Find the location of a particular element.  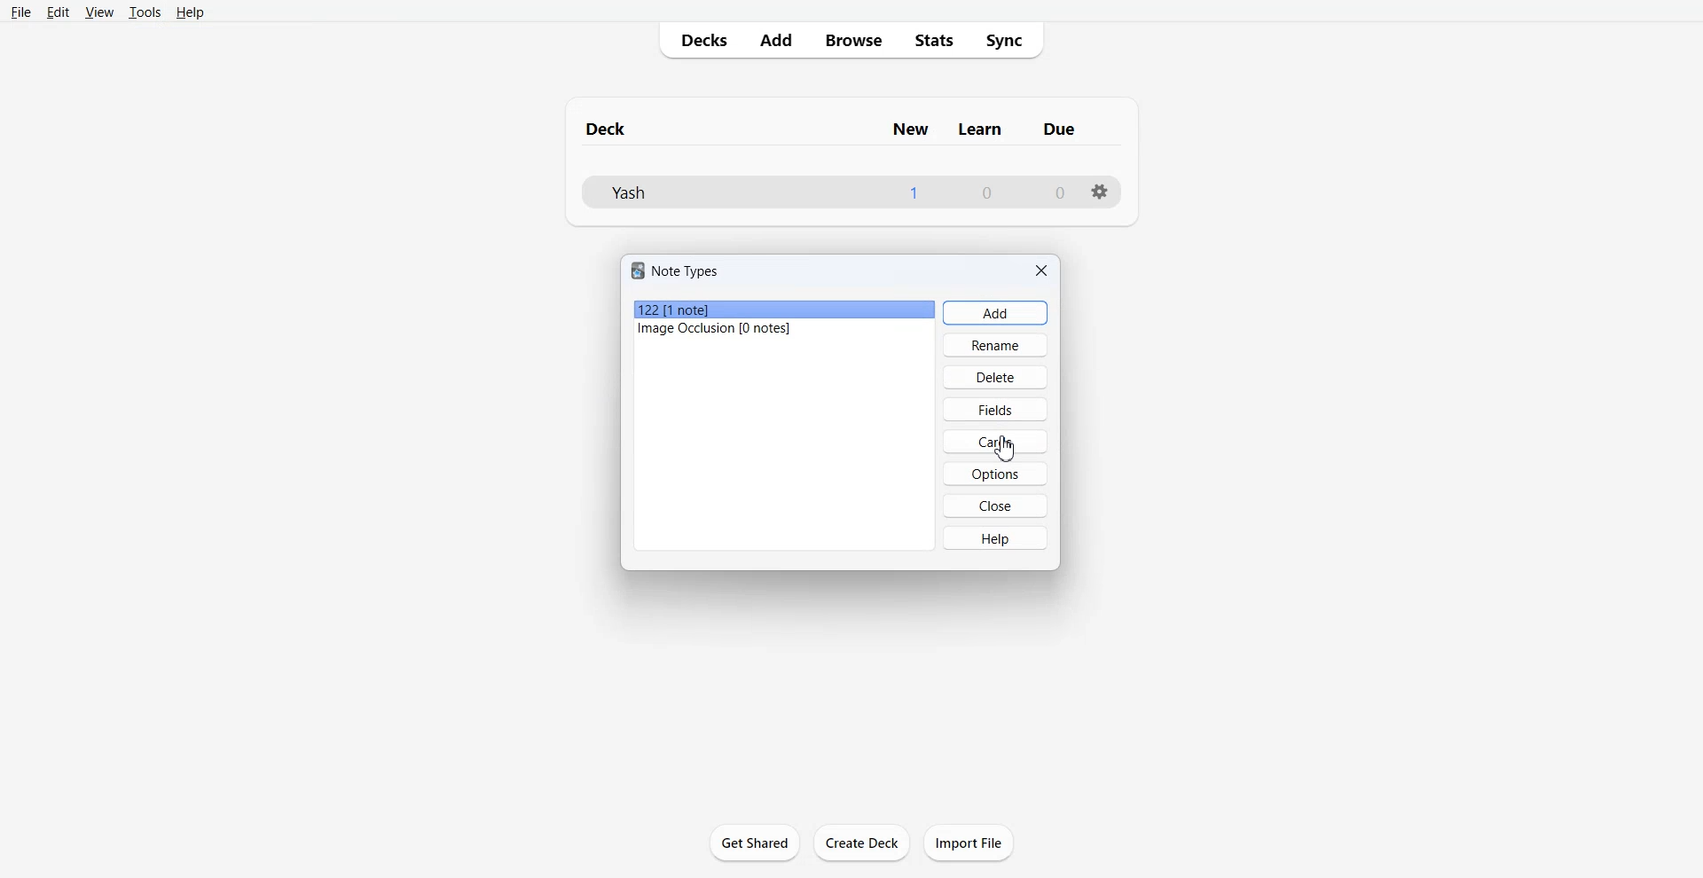

Get Shared is located at coordinates (753, 841).